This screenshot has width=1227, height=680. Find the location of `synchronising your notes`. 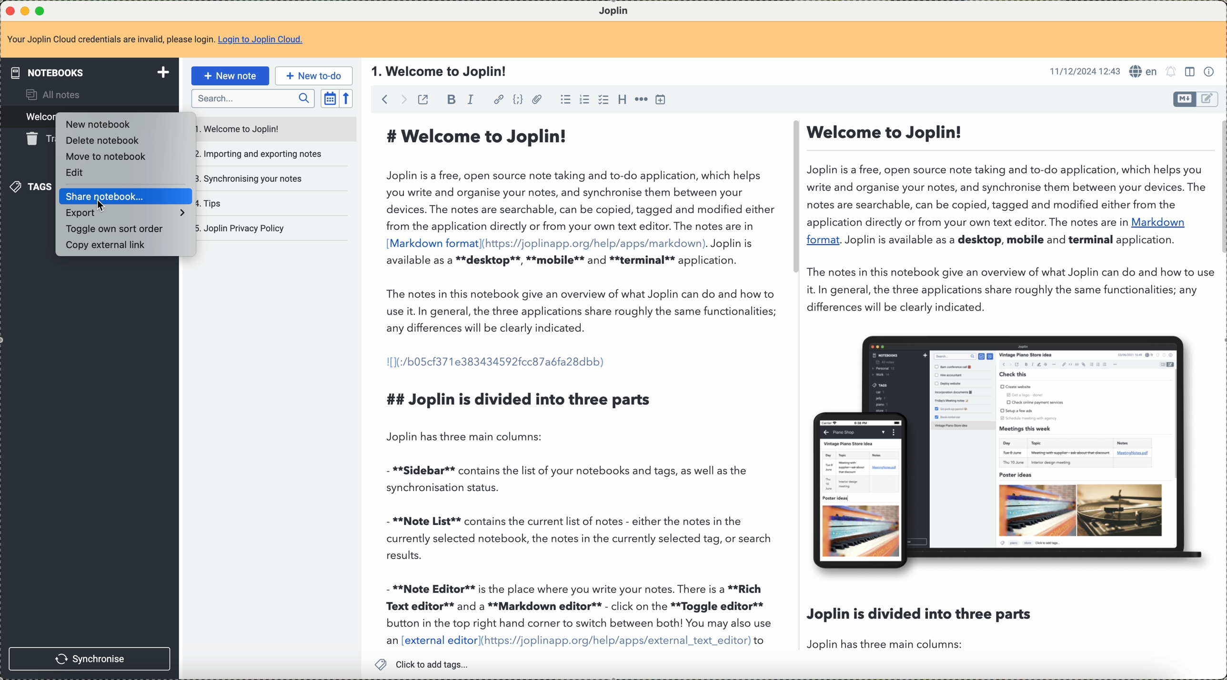

synchronising your notes is located at coordinates (255, 178).